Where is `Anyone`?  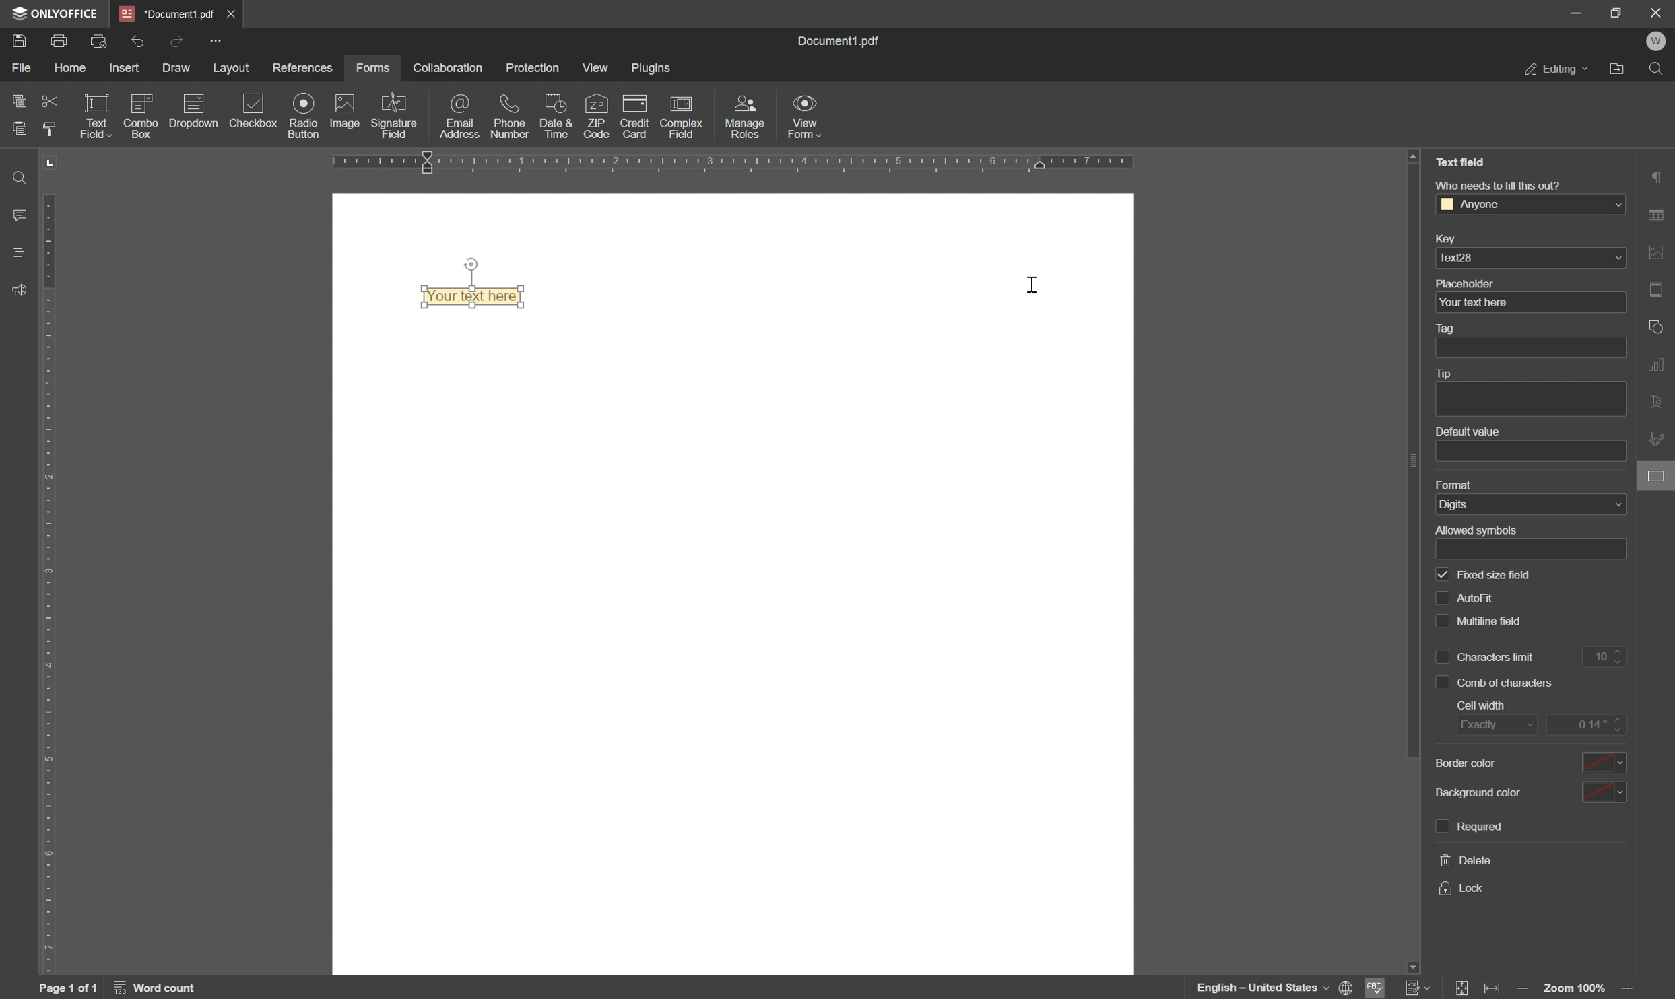
Anyone is located at coordinates (1530, 205).